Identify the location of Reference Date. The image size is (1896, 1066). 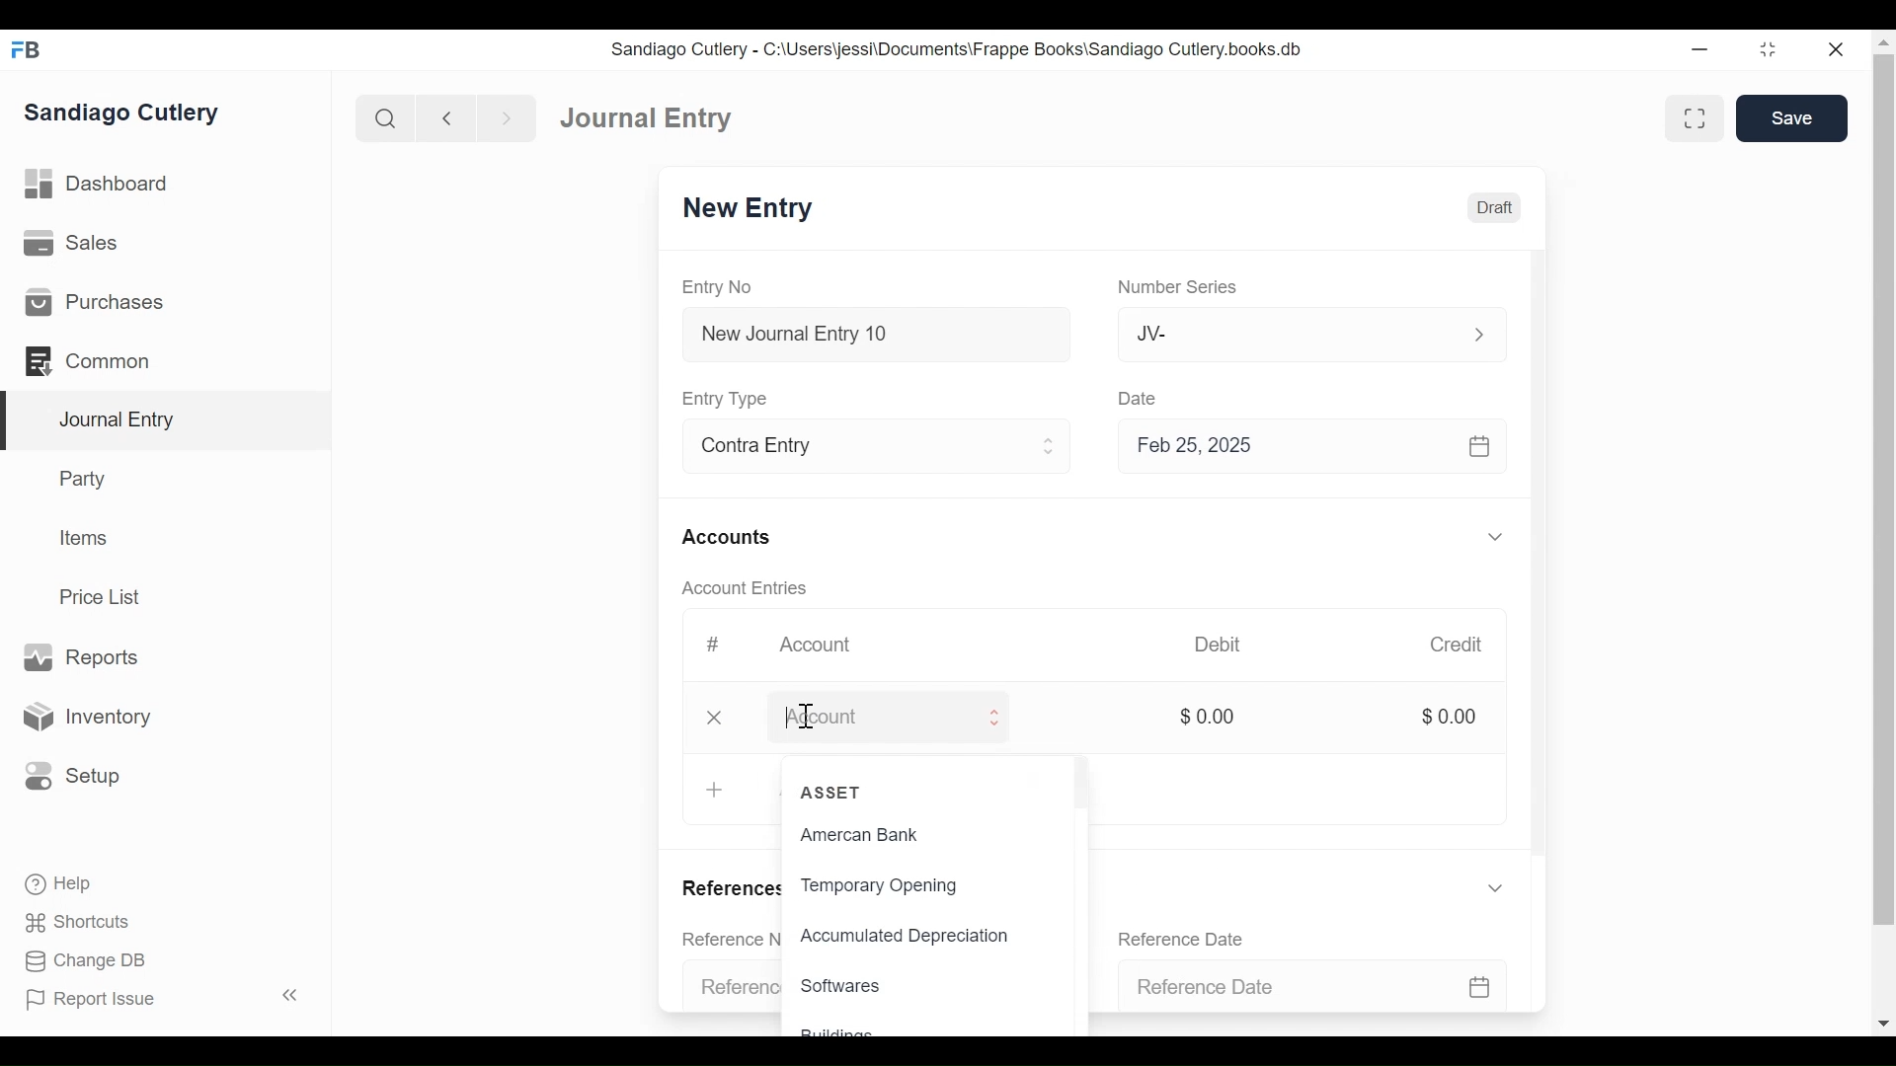
(1192, 938).